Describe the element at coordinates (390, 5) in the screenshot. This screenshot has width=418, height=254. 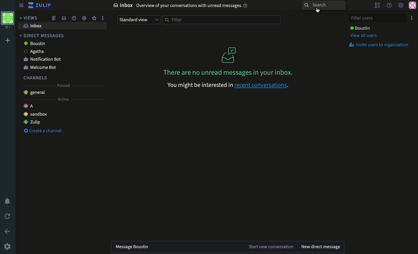
I see `Help` at that location.